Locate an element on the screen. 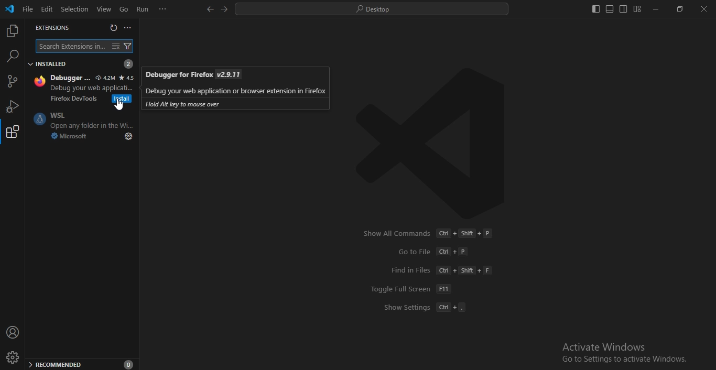 The width and height of the screenshot is (716, 370). extensions is located at coordinates (13, 135).